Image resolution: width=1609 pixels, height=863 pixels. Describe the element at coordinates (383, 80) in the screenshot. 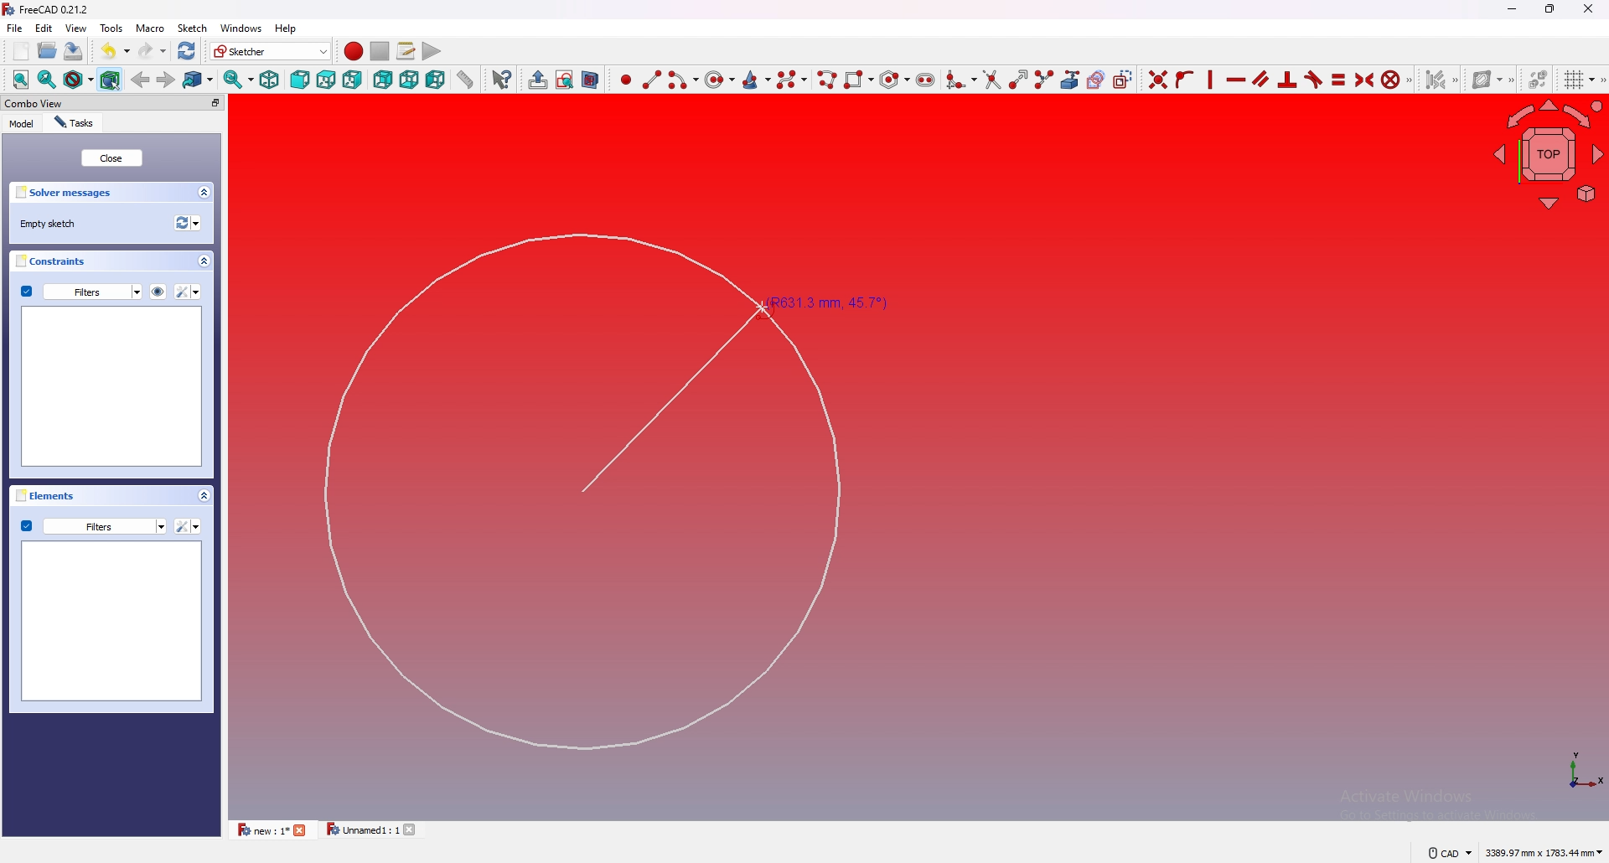

I see `back` at that location.